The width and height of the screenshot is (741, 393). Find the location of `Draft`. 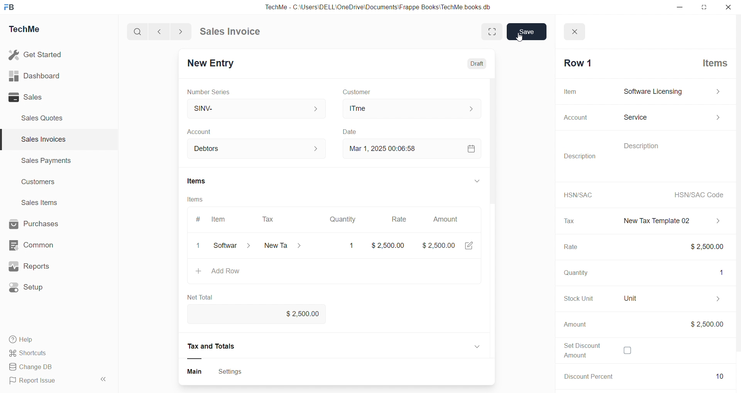

Draft is located at coordinates (474, 61).